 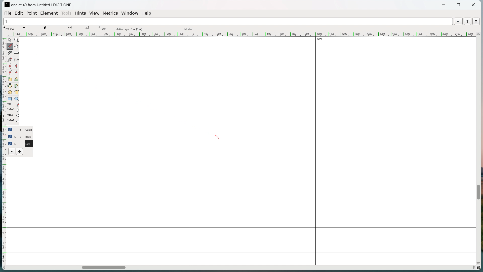 I want to click on last used tools, so click(x=13, y=114).